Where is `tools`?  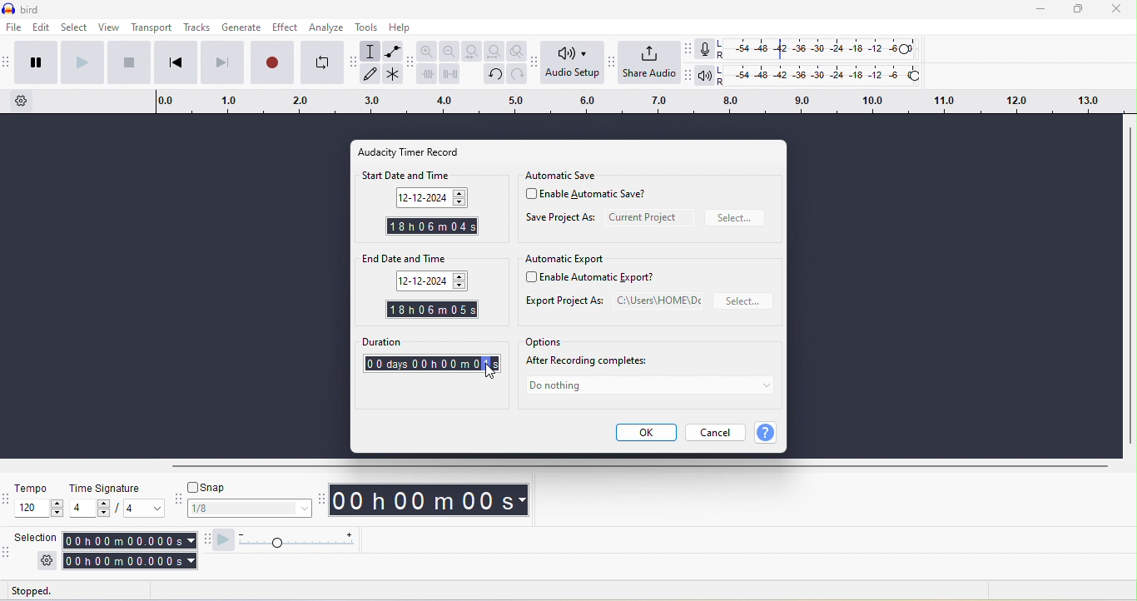
tools is located at coordinates (365, 28).